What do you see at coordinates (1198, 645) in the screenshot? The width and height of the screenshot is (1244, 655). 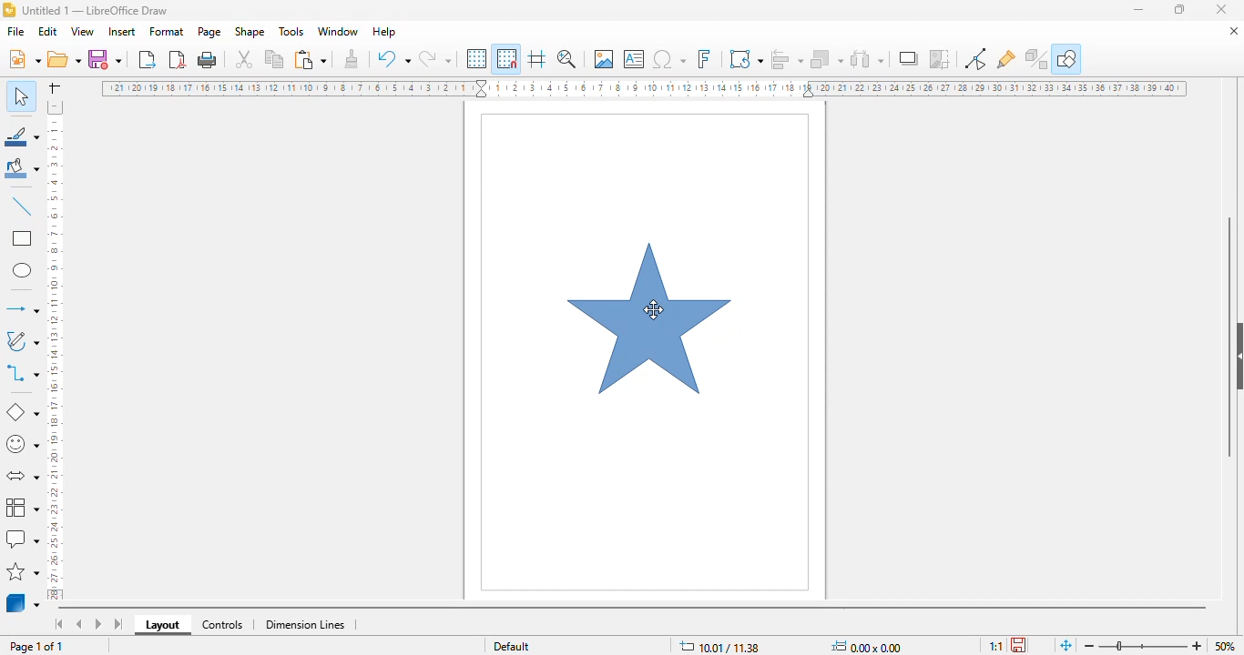 I see `zoom out` at bounding box center [1198, 645].